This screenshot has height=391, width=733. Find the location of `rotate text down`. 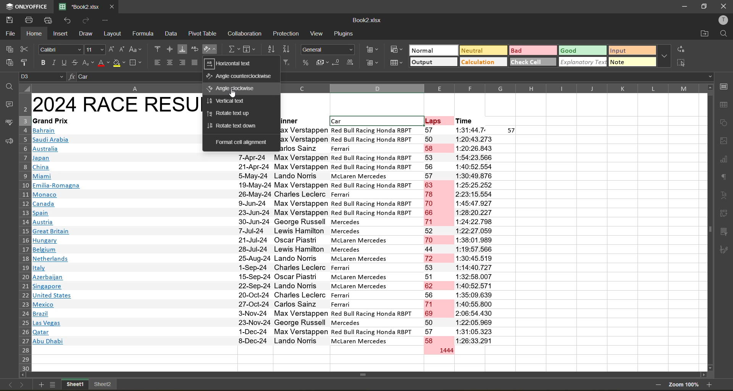

rotate text down is located at coordinates (233, 127).